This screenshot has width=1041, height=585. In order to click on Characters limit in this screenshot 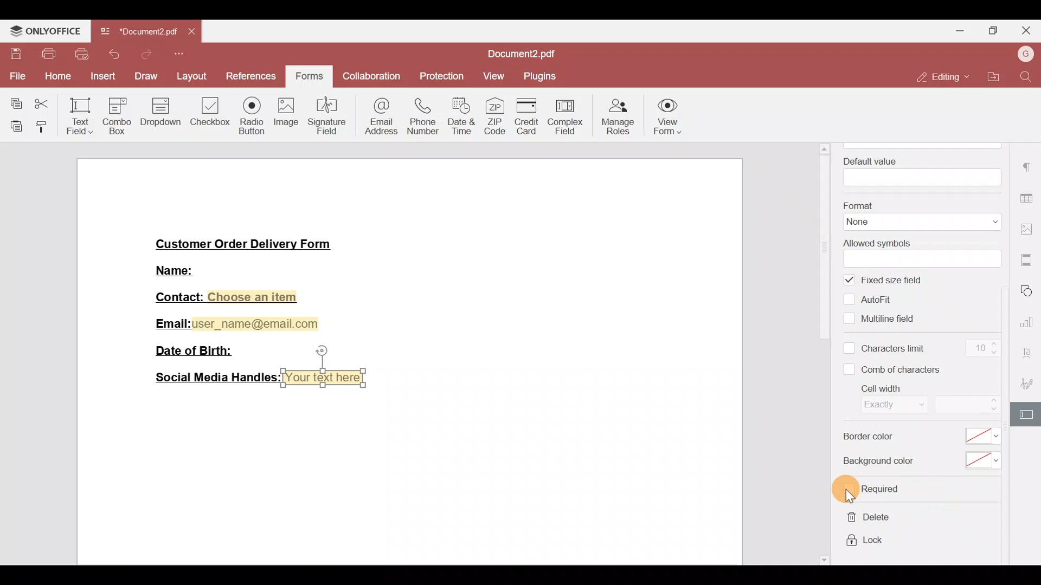, I will do `click(886, 349)`.